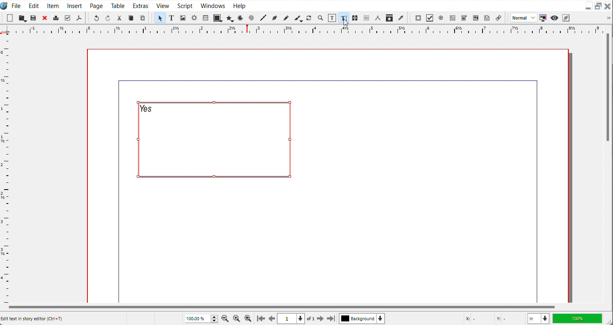  Describe the element at coordinates (378, 18) in the screenshot. I see `Measurements` at that location.